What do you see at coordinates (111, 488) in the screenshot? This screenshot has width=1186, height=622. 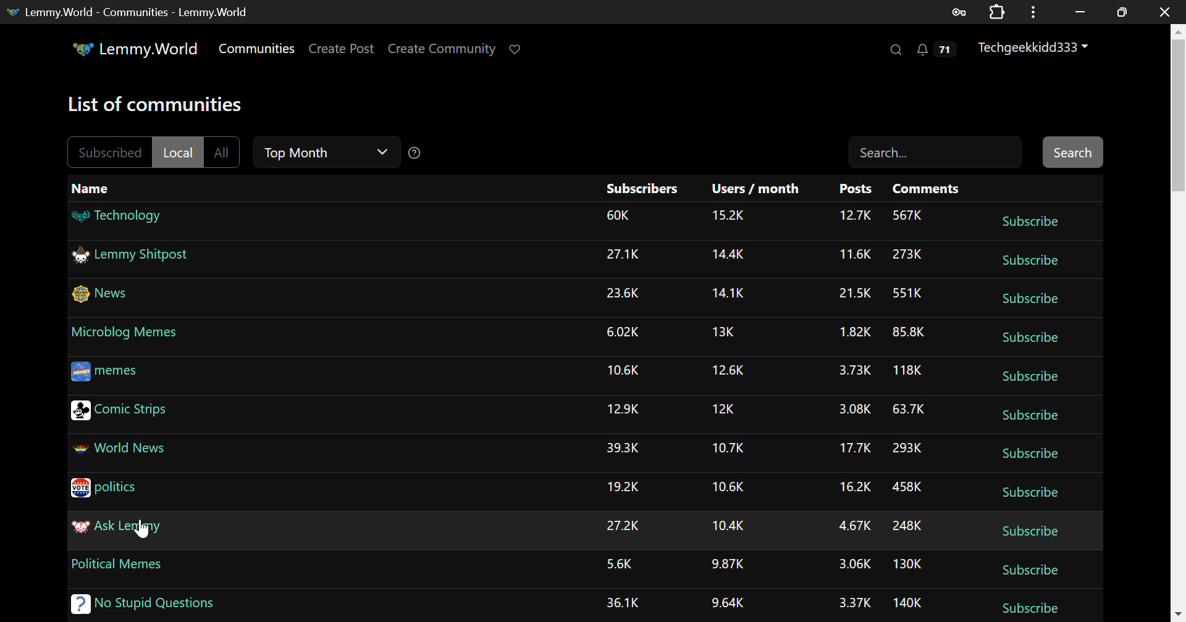 I see `politics Community` at bounding box center [111, 488].